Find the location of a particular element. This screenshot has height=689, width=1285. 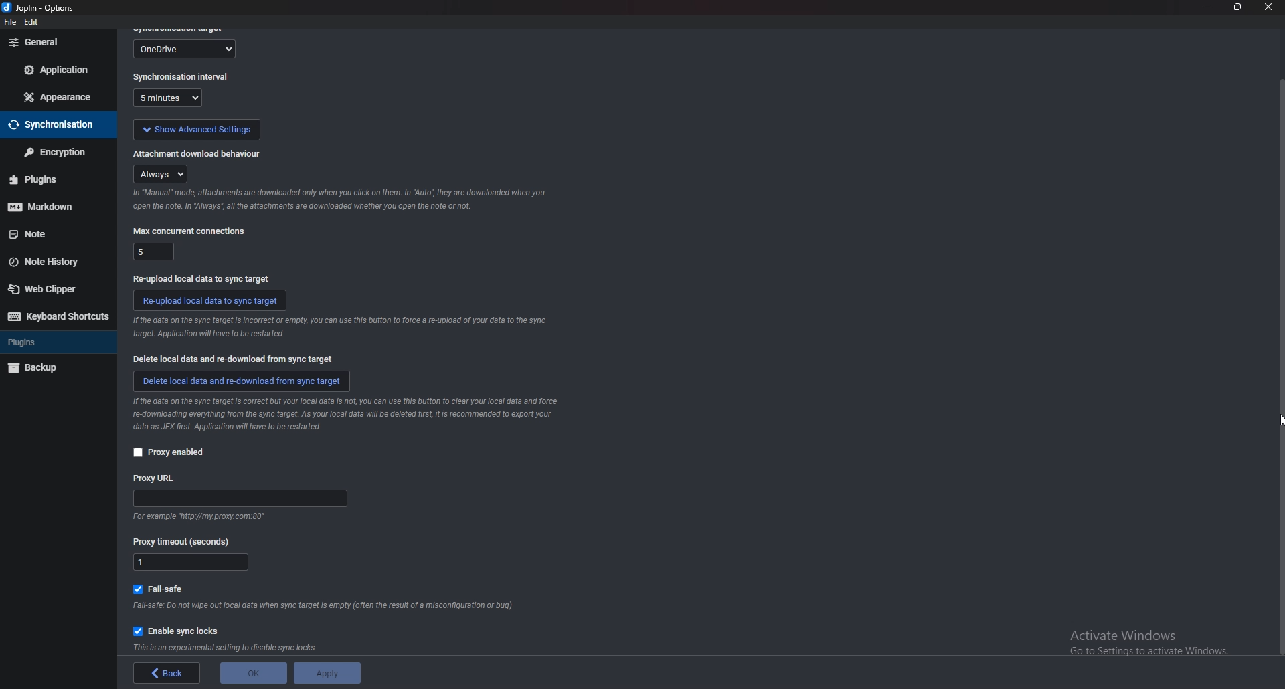

info is located at coordinates (325, 606).